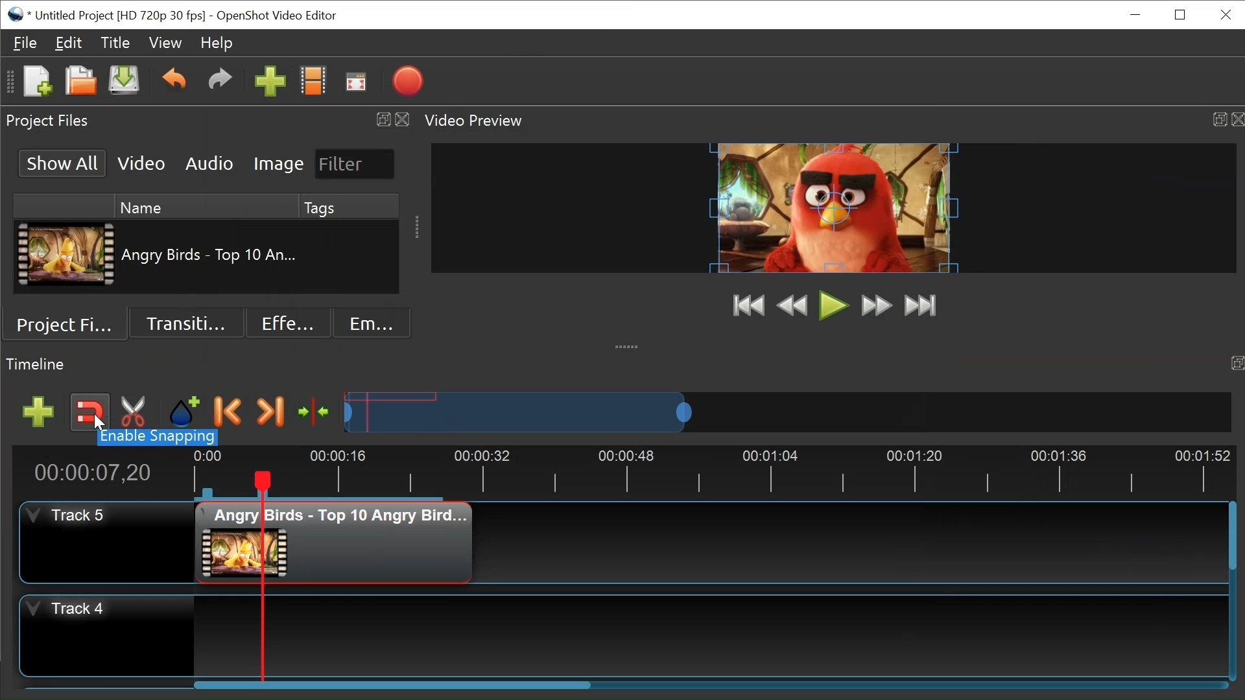  What do you see at coordinates (831, 120) in the screenshot?
I see `Video Preview Panel` at bounding box center [831, 120].